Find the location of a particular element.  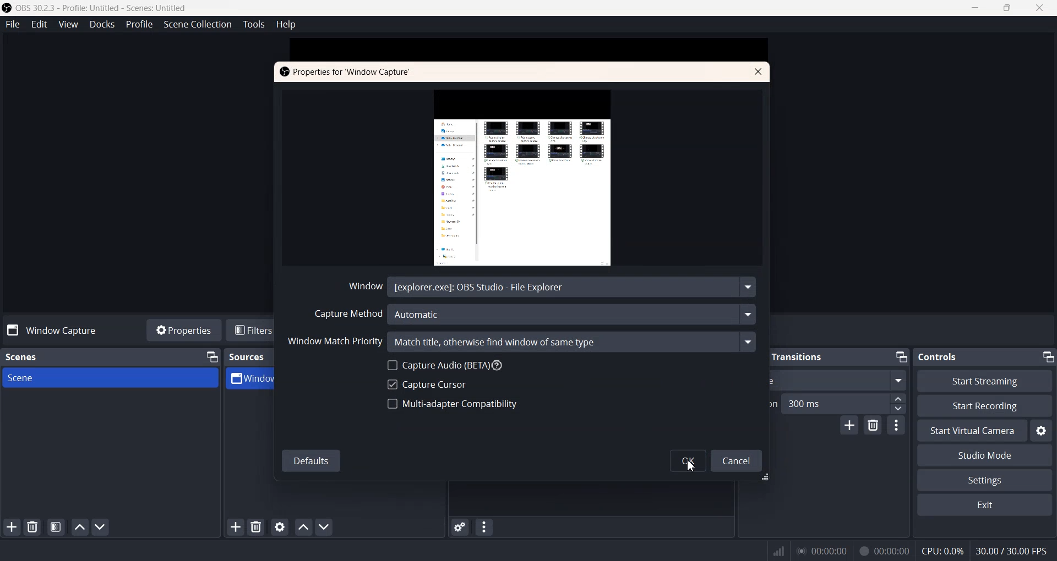

Exit is located at coordinates (987, 506).